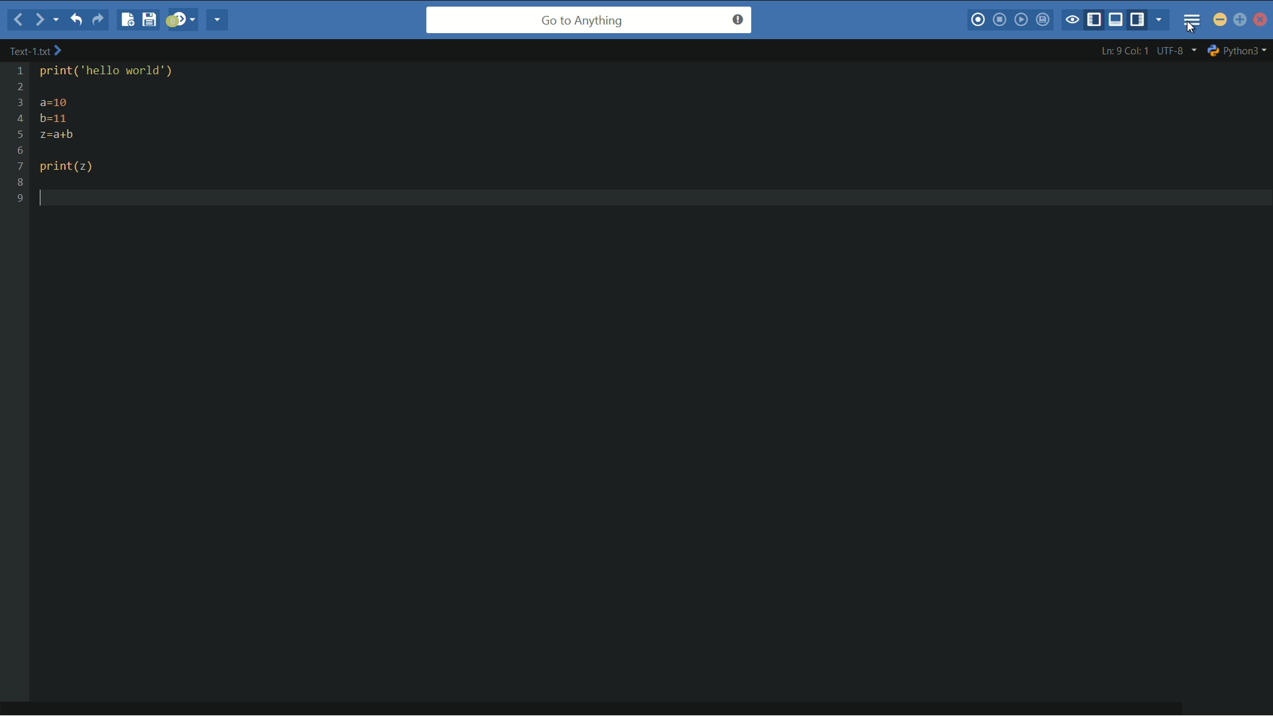 The image size is (1273, 716). Describe the element at coordinates (80, 20) in the screenshot. I see `undo` at that location.